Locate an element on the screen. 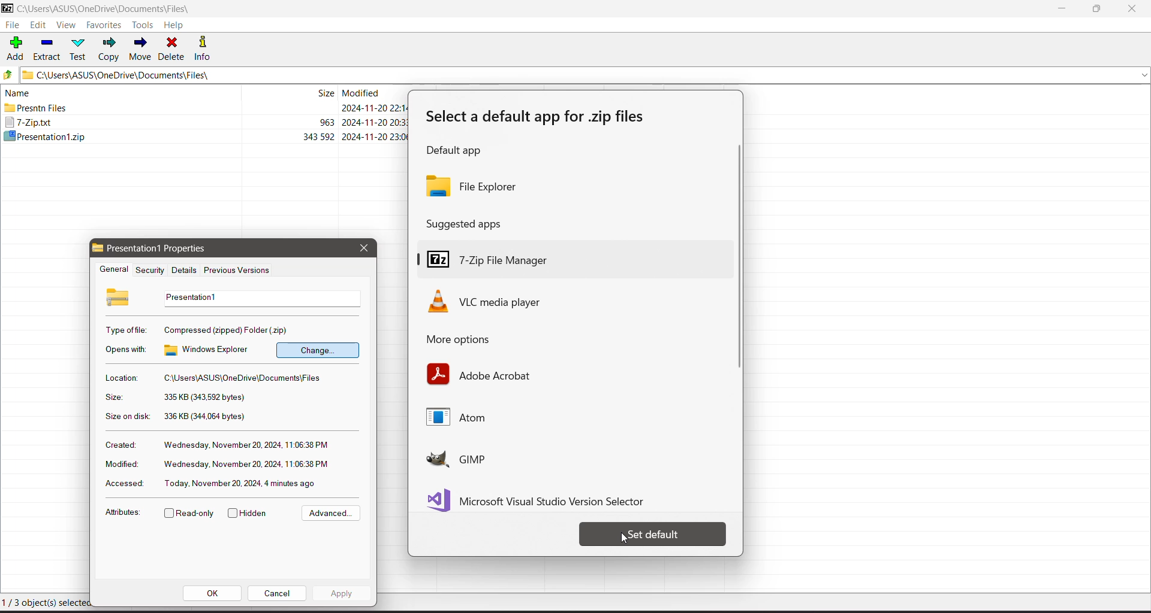 This screenshot has height=613, width=1151. Present files is located at coordinates (205, 109).